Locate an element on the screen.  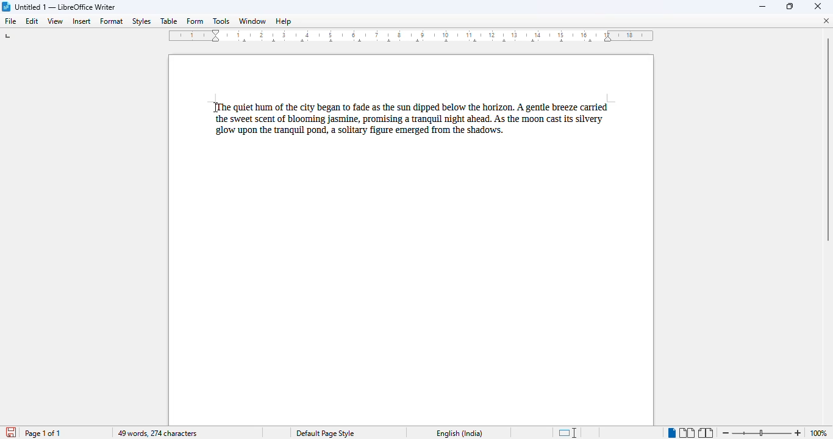
standard selection is located at coordinates (568, 432).